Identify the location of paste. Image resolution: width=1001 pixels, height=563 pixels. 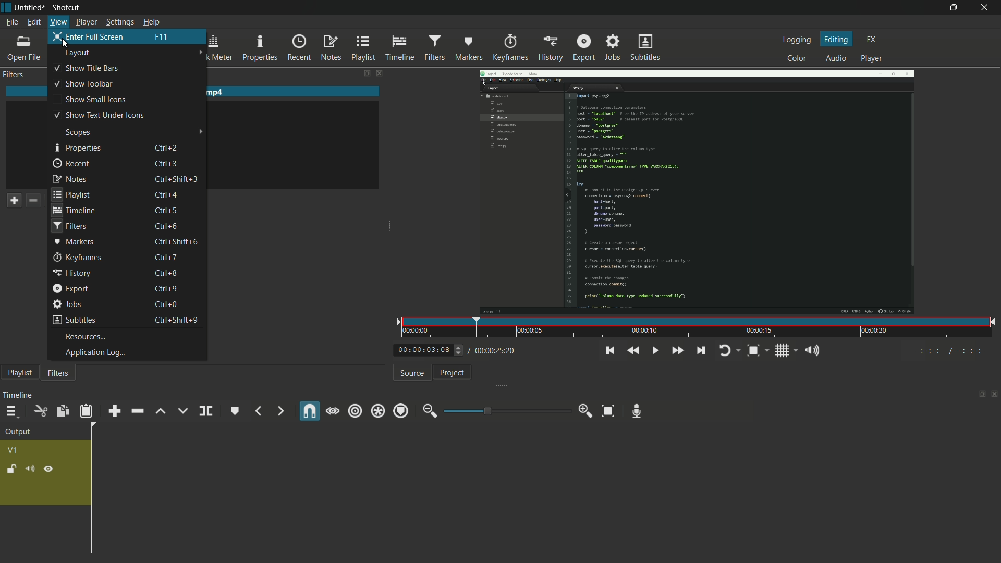
(85, 411).